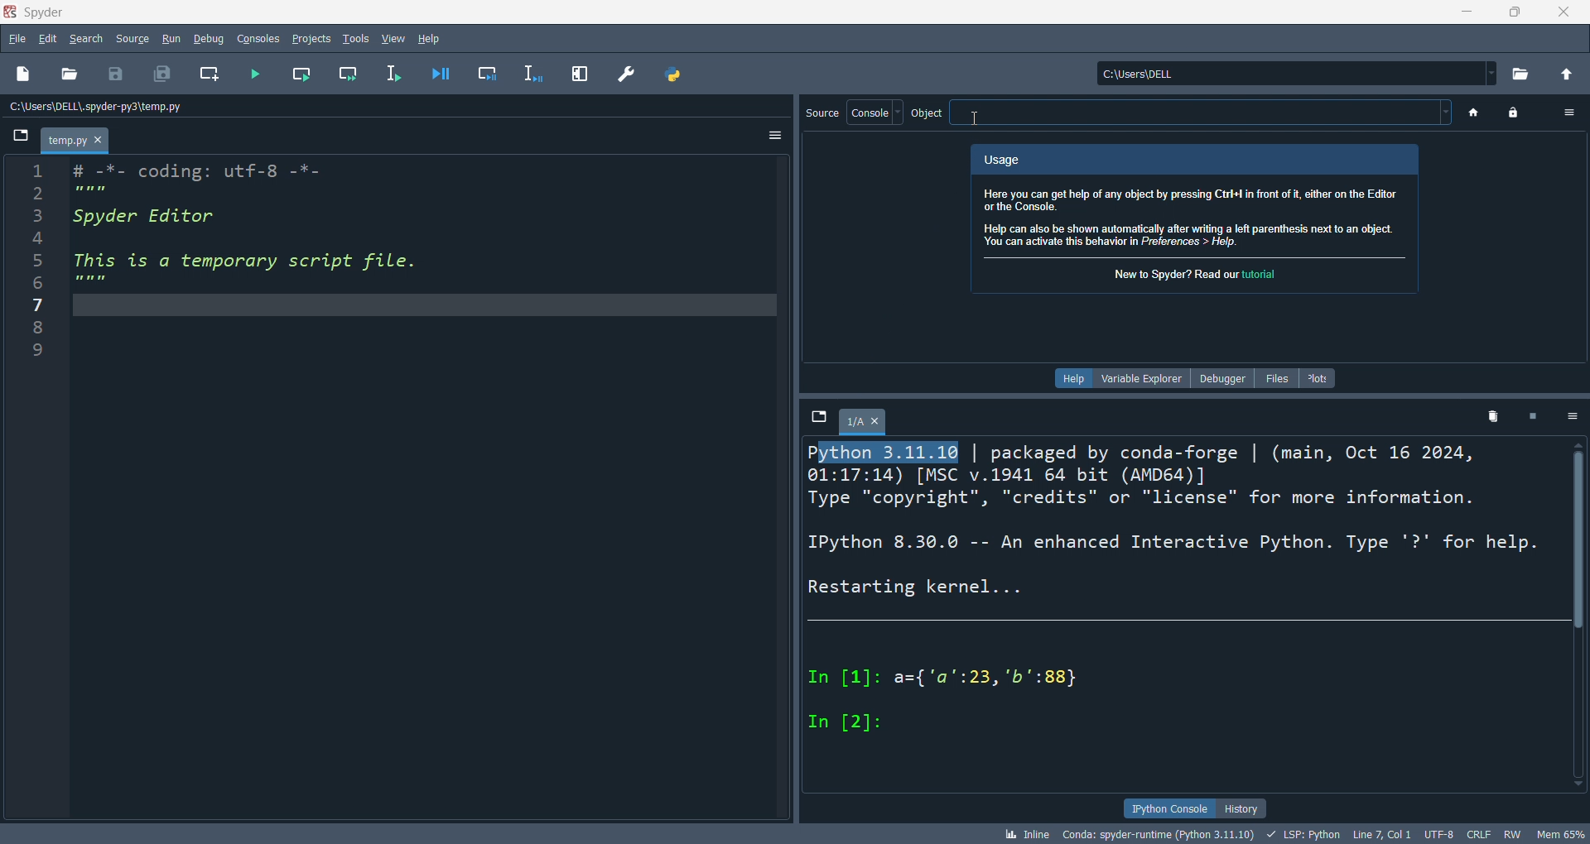  Describe the element at coordinates (576, 72) in the screenshot. I see `expand pane` at that location.